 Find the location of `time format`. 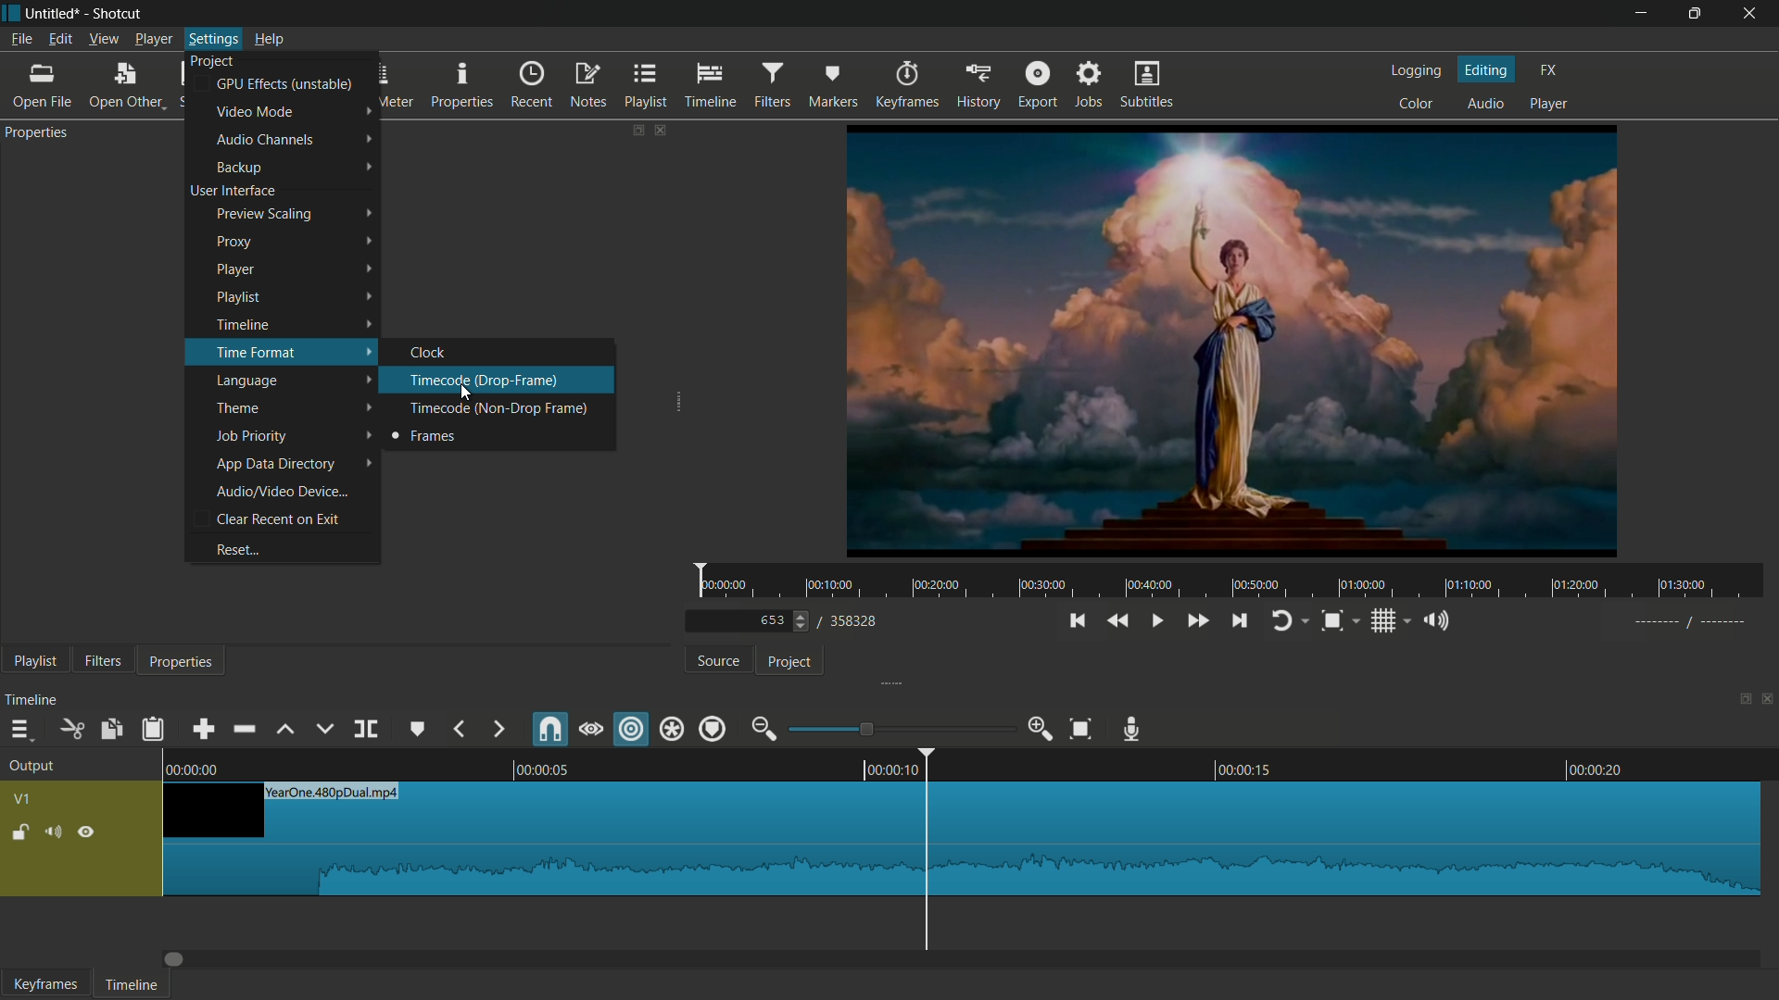

time format is located at coordinates (253, 352).